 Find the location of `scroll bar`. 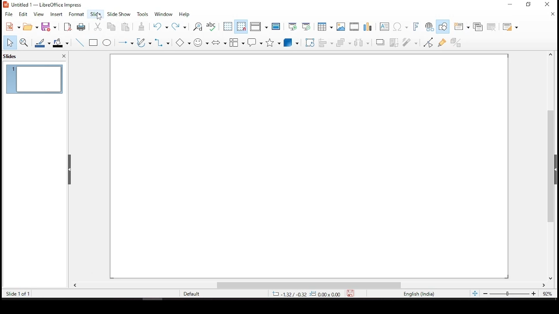

scroll bar is located at coordinates (554, 166).